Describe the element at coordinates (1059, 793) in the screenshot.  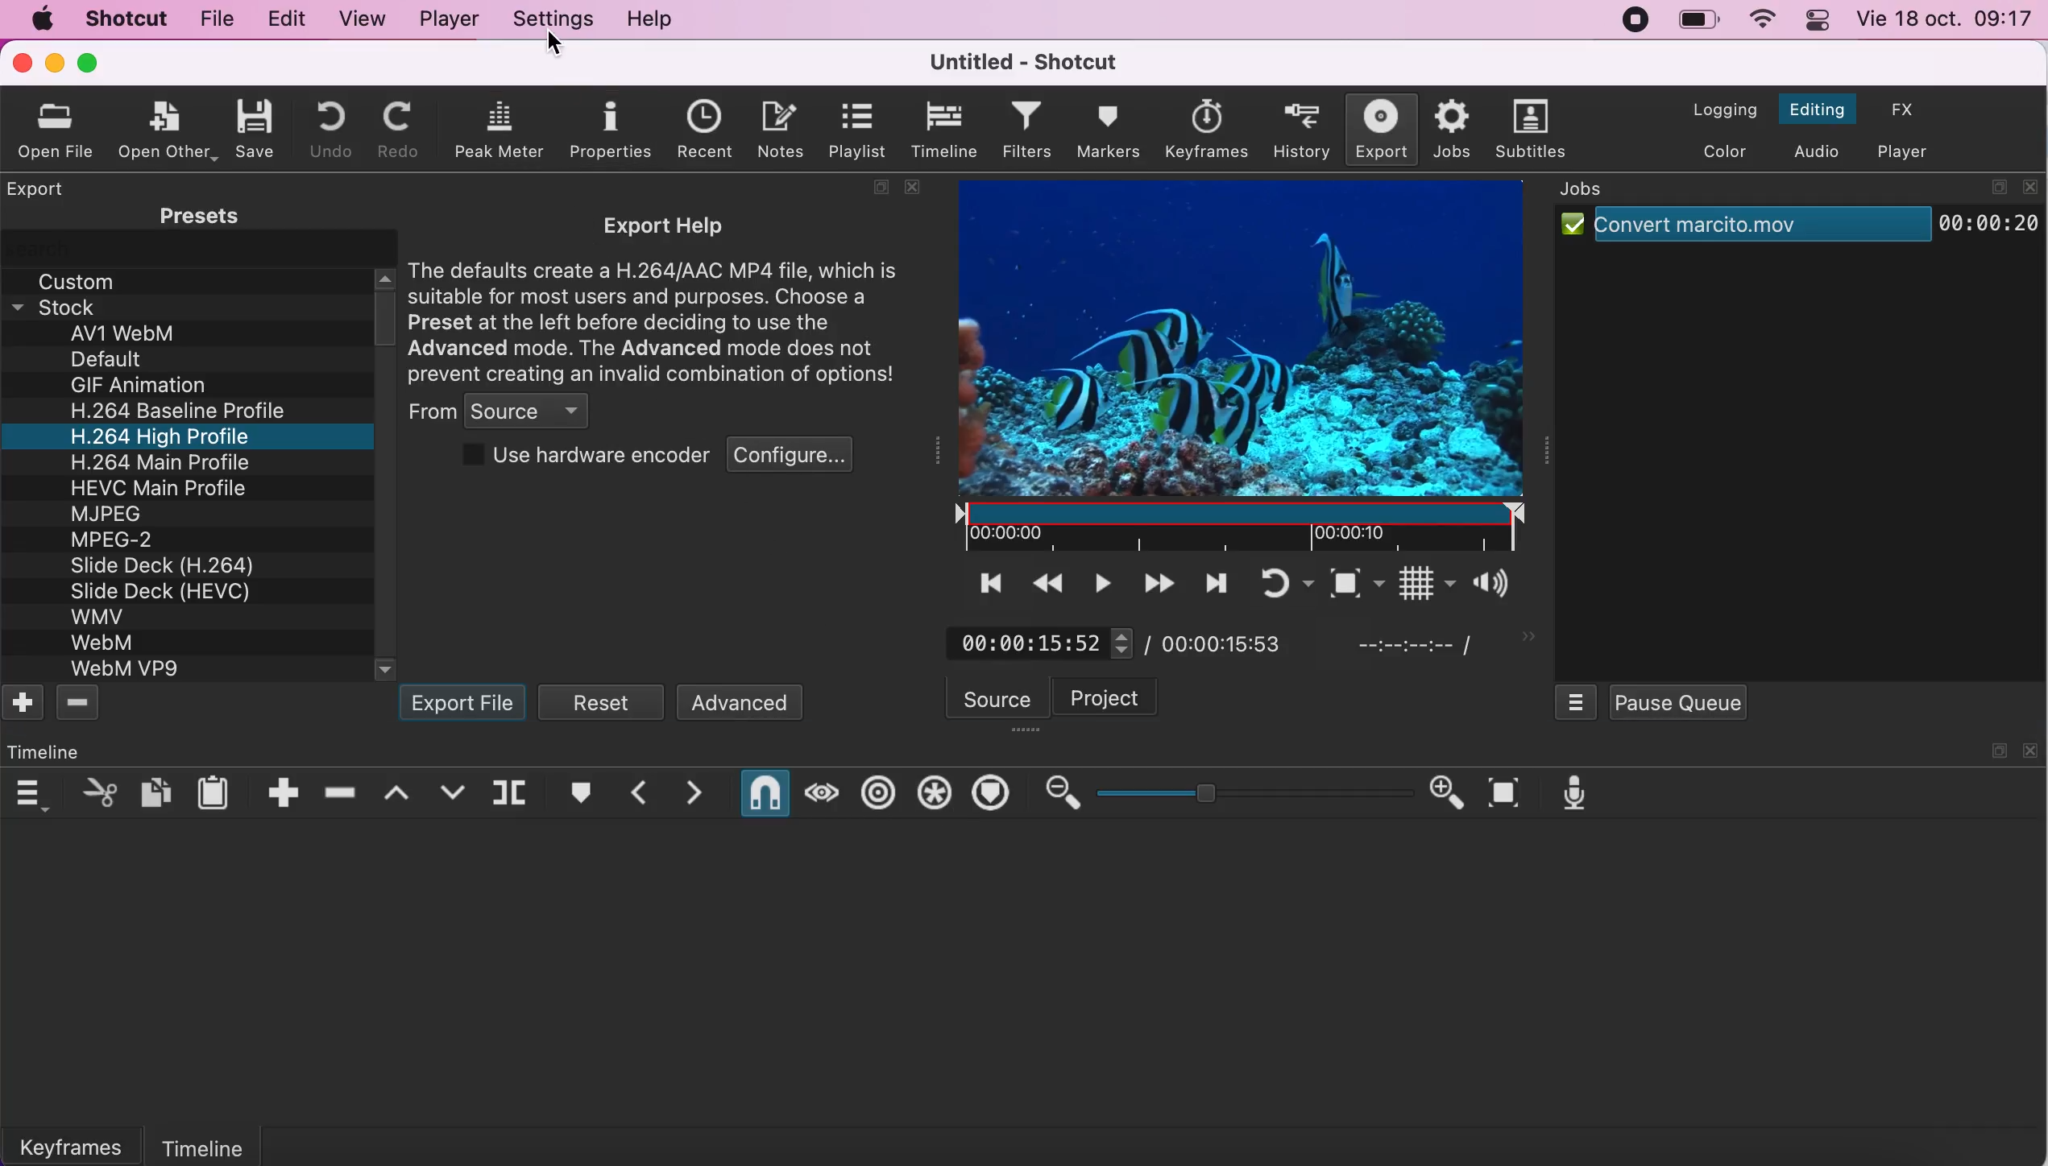
I see `zoom out` at that location.